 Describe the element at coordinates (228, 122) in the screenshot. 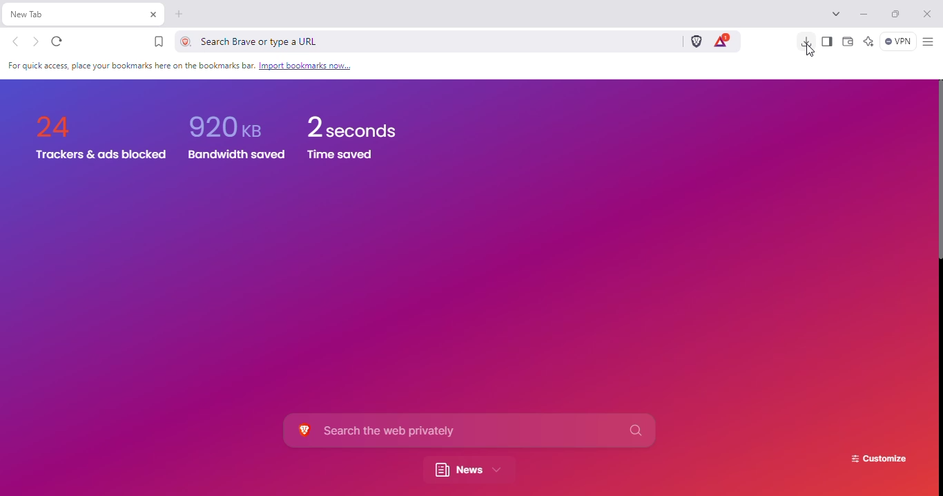

I see `920 KB Bandwidth saved` at that location.